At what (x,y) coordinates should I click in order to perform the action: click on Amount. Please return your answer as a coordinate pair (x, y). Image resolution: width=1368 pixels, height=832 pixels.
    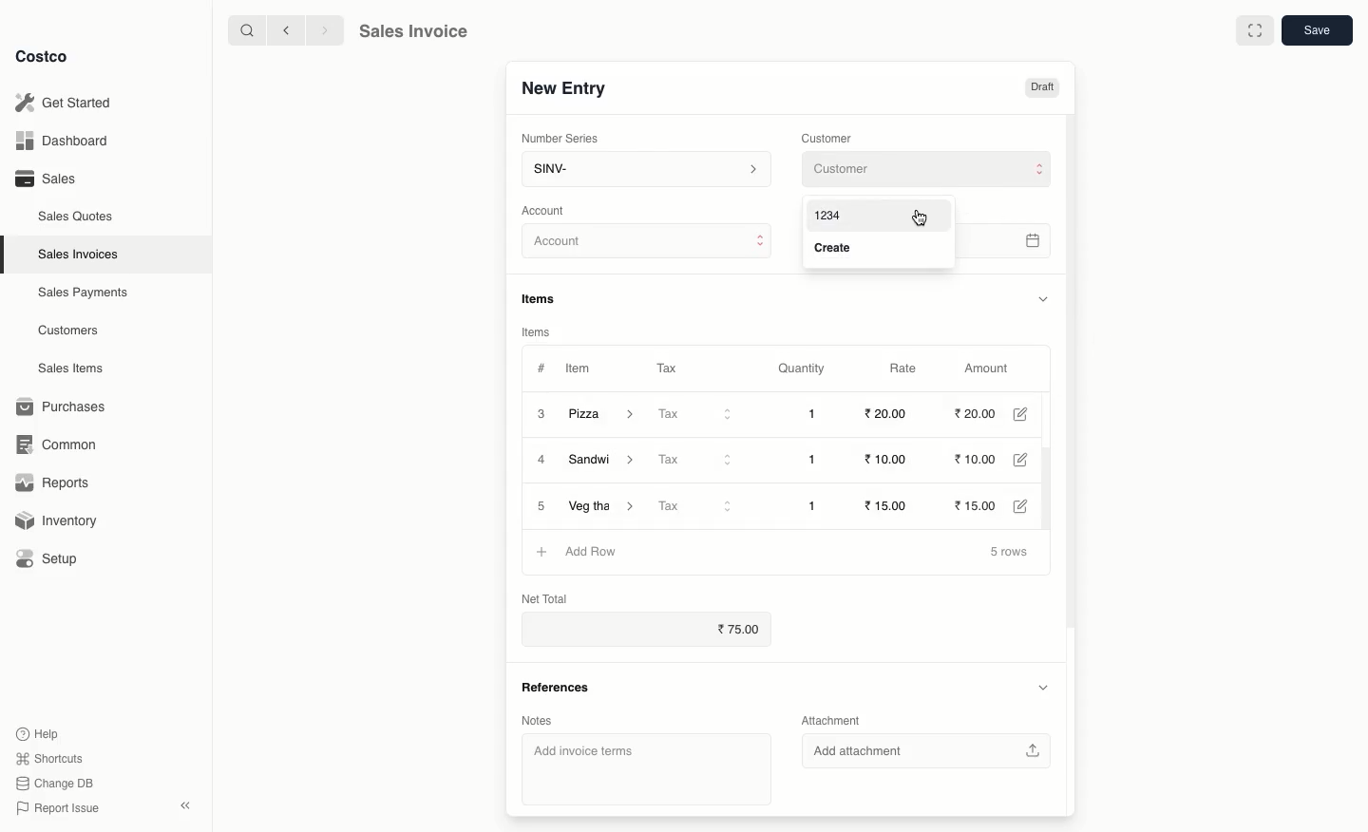
    Looking at the image, I should click on (992, 369).